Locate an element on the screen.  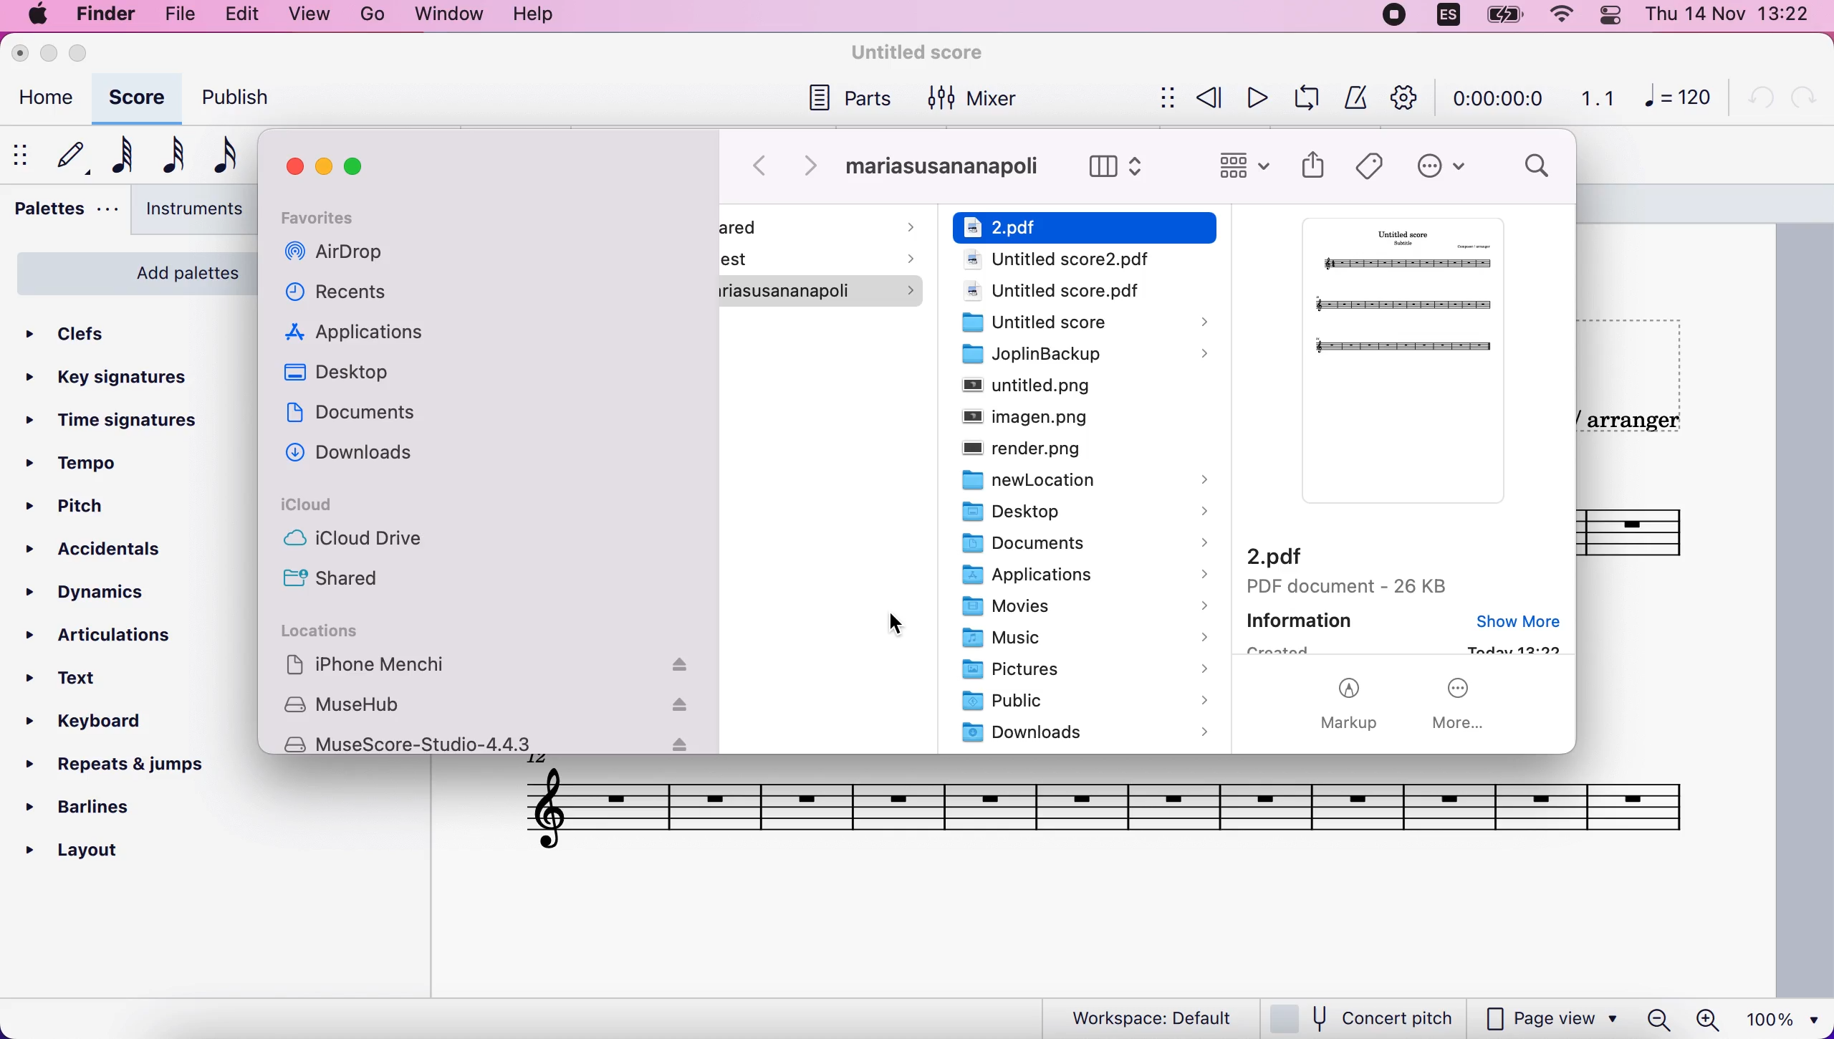
markup is located at coordinates (1356, 706).